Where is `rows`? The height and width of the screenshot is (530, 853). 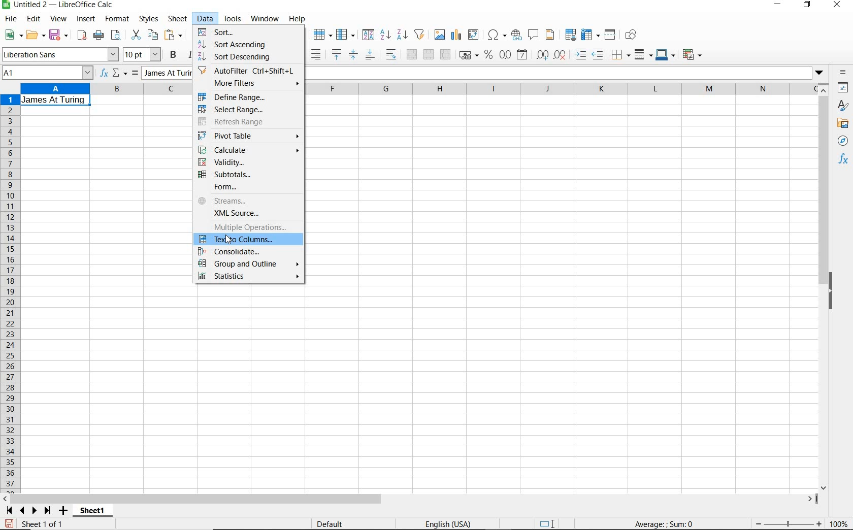 rows is located at coordinates (9, 294).